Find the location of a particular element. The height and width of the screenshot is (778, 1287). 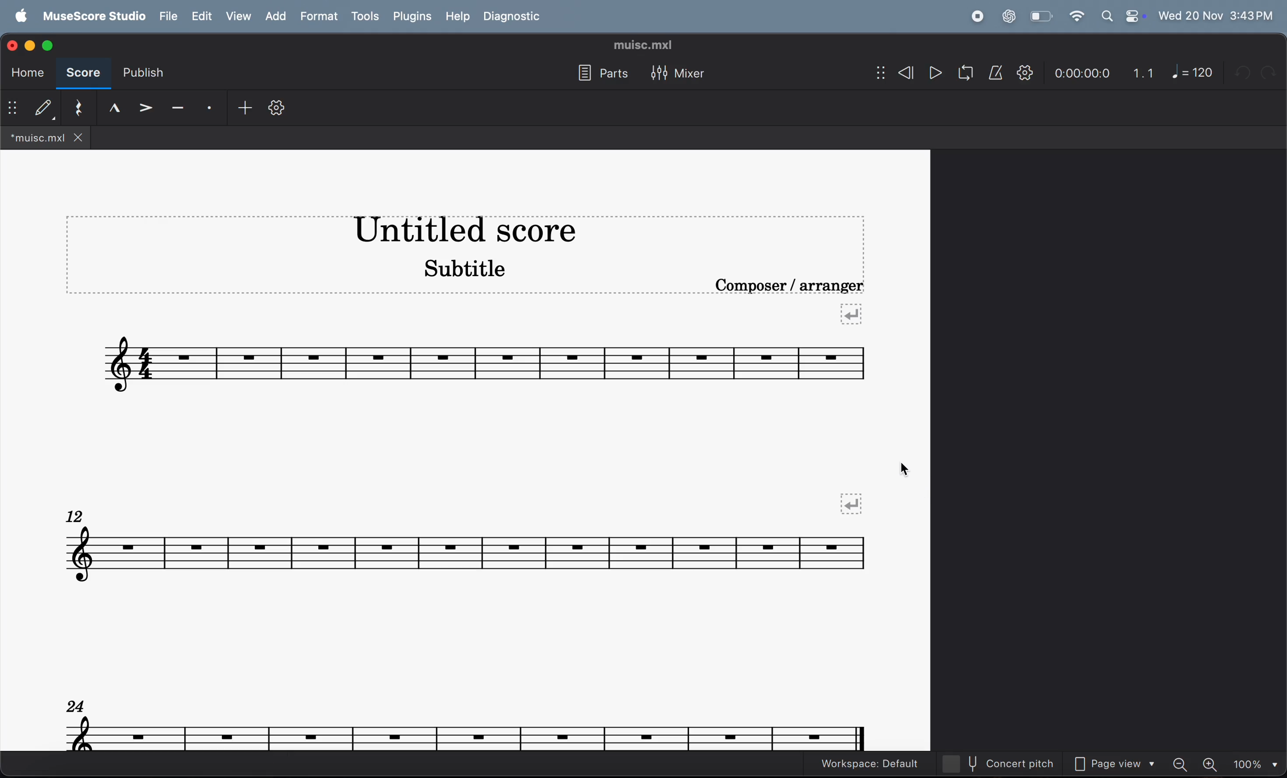

parts is located at coordinates (601, 73).